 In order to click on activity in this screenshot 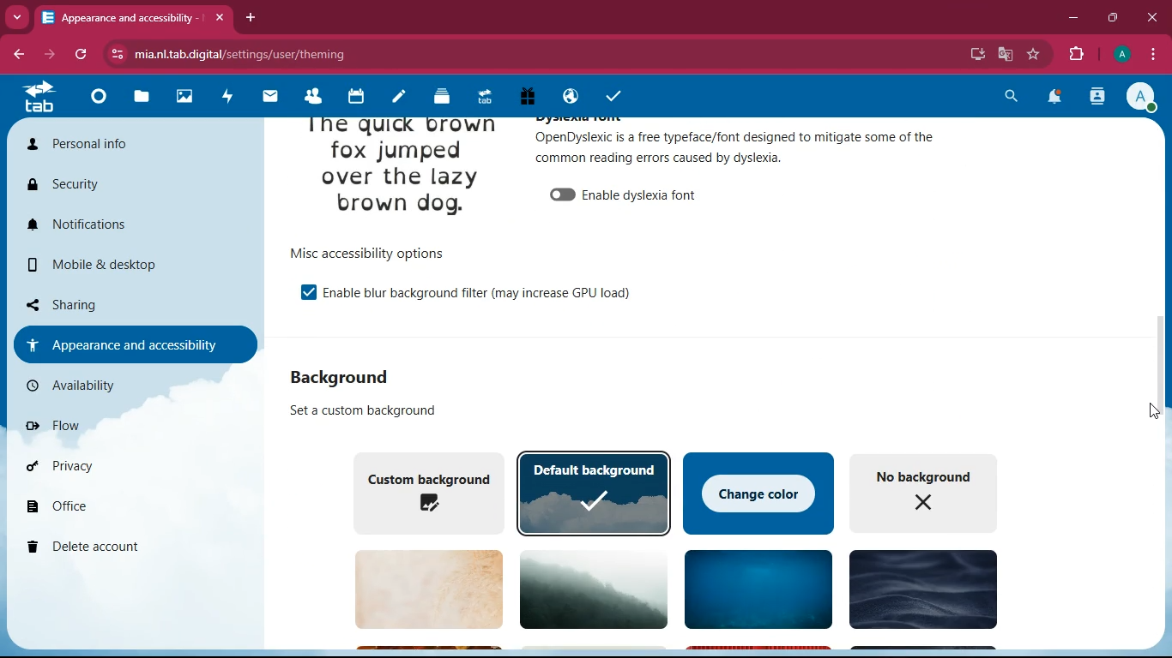, I will do `click(227, 95)`.